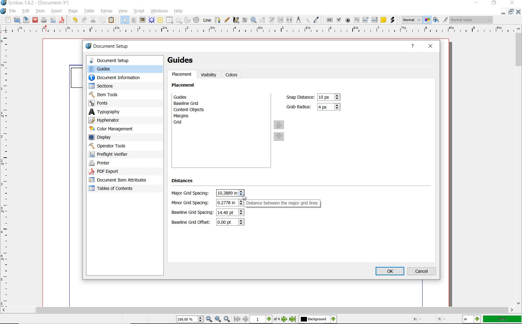 Image resolution: width=522 pixels, height=324 pixels. I want to click on select current page, so click(266, 319).